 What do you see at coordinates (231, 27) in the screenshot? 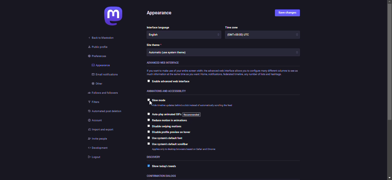
I see `time zone` at bounding box center [231, 27].